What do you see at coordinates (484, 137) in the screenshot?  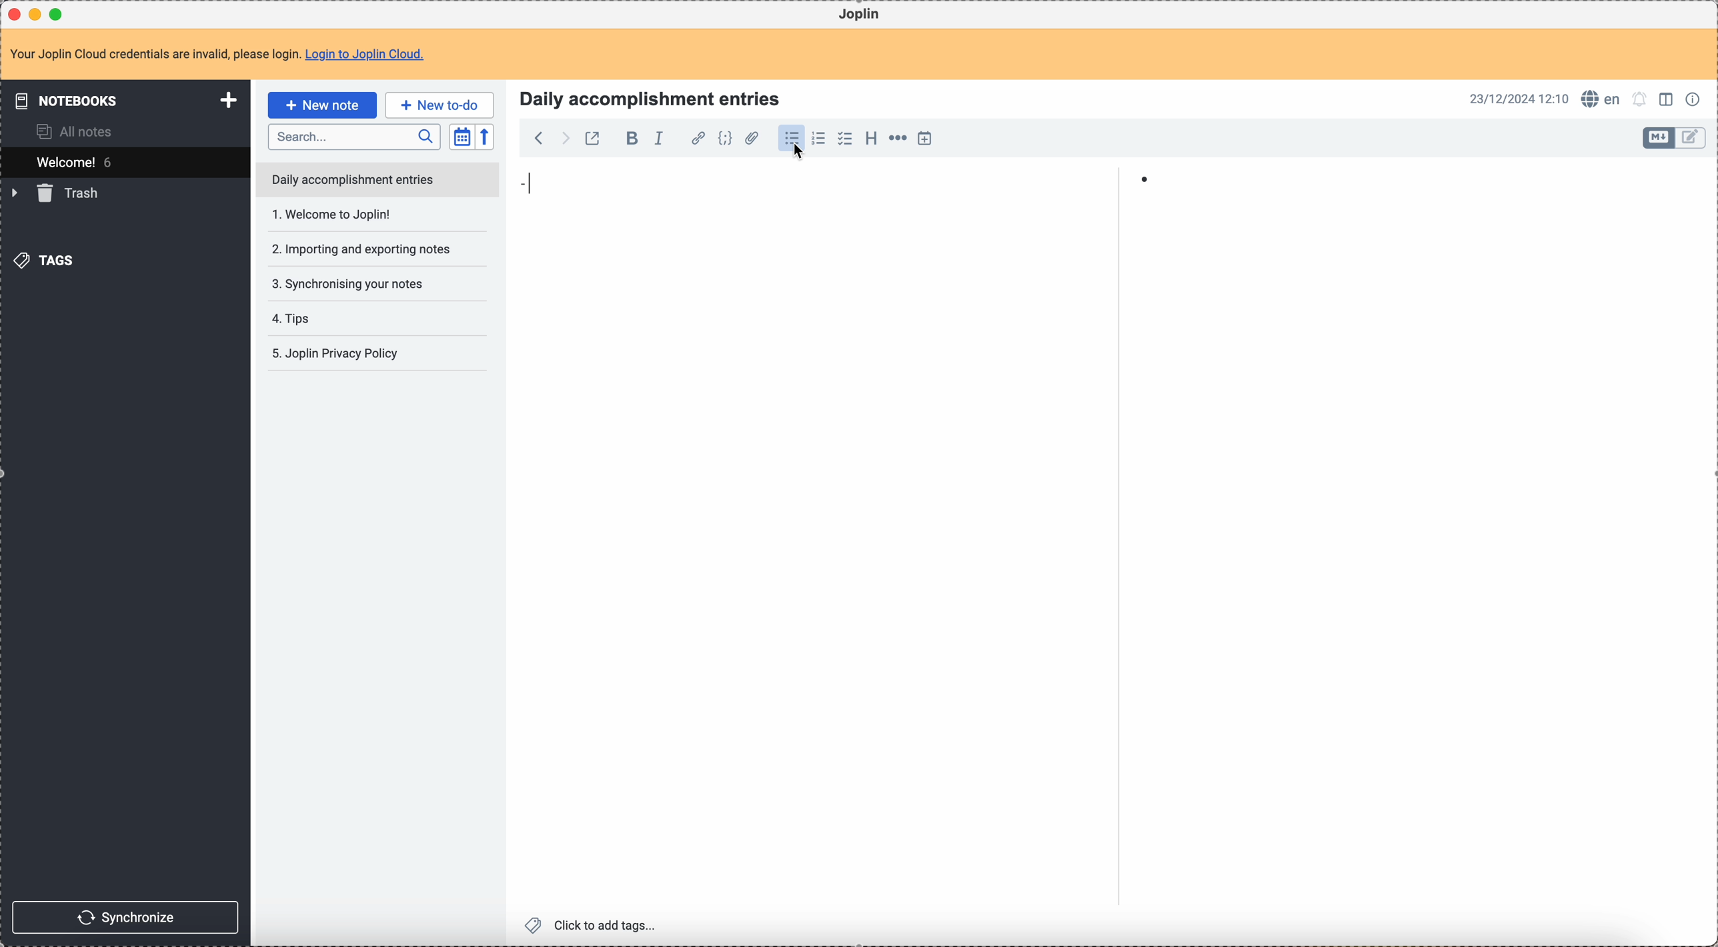 I see `reverse sort order` at bounding box center [484, 137].